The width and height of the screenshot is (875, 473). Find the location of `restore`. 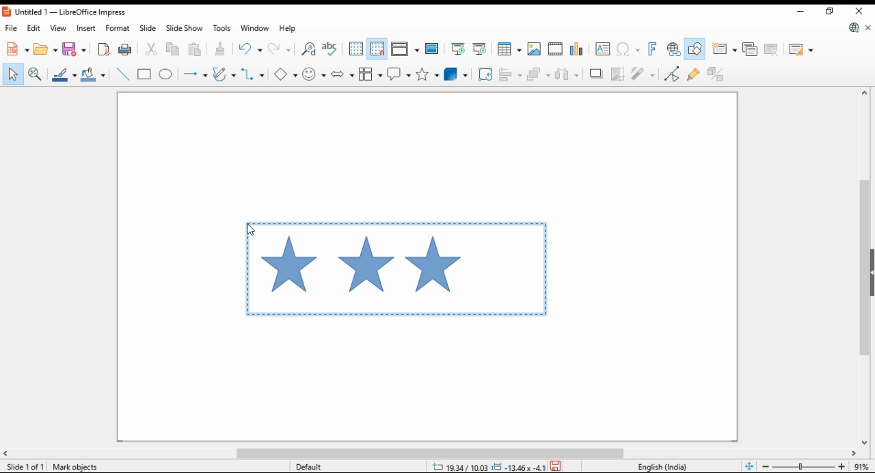

restore is located at coordinates (831, 12).